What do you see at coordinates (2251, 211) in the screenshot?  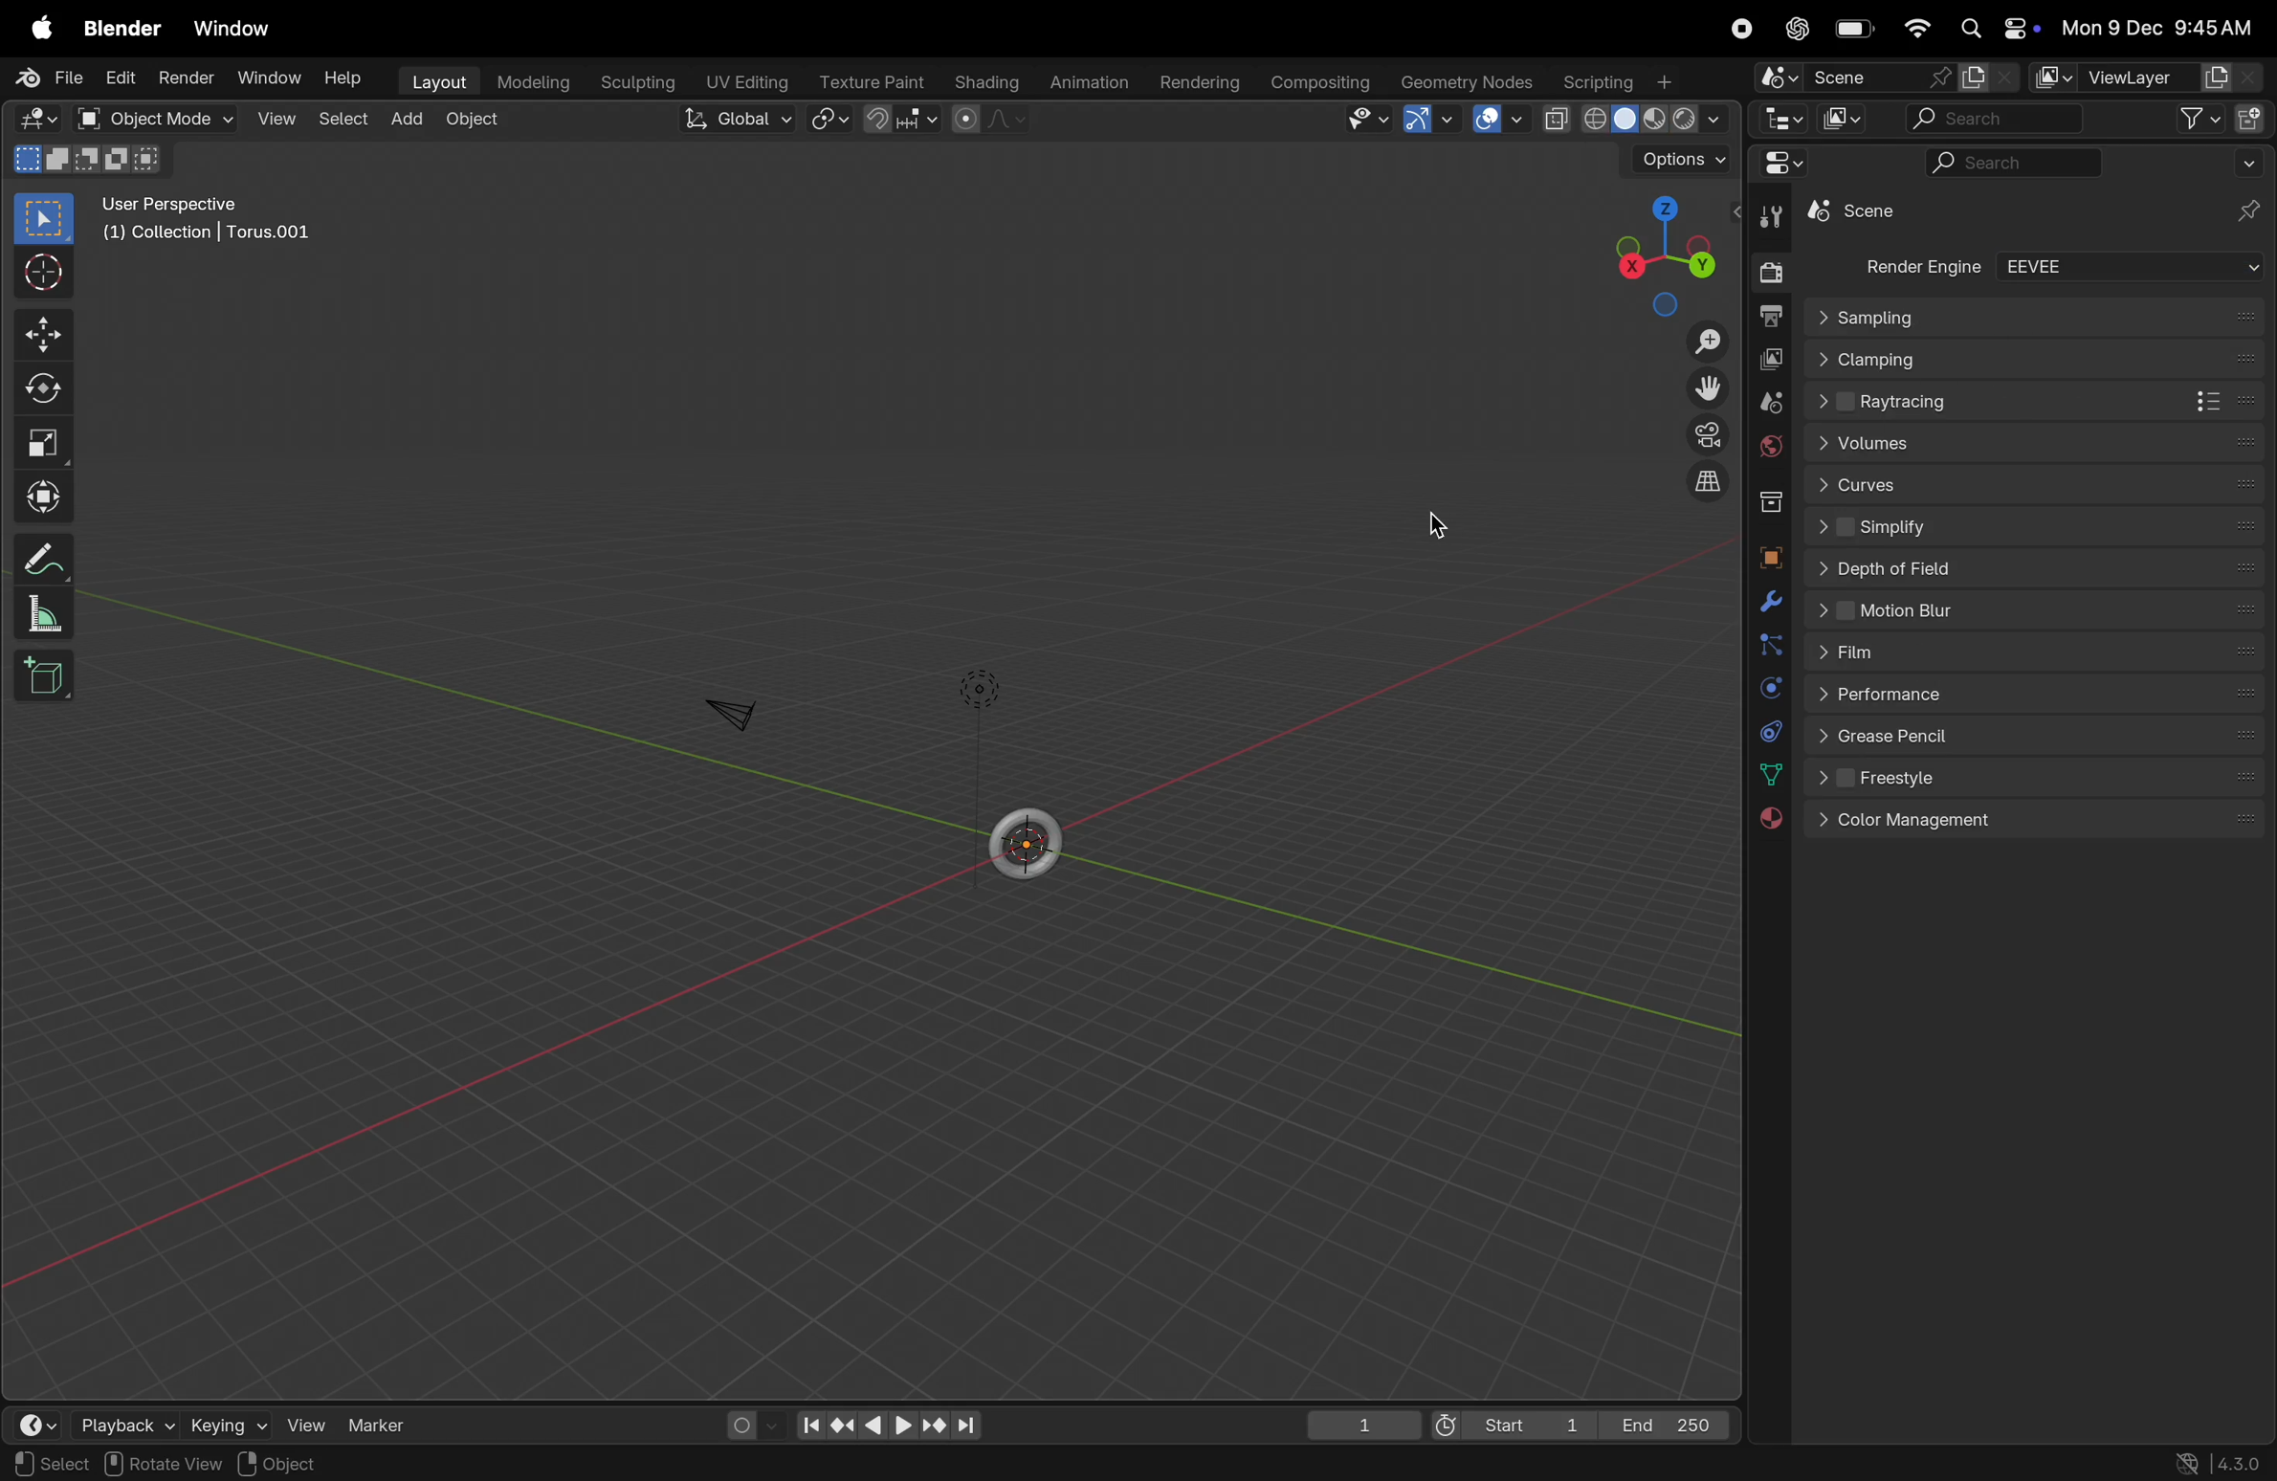 I see `pins` at bounding box center [2251, 211].